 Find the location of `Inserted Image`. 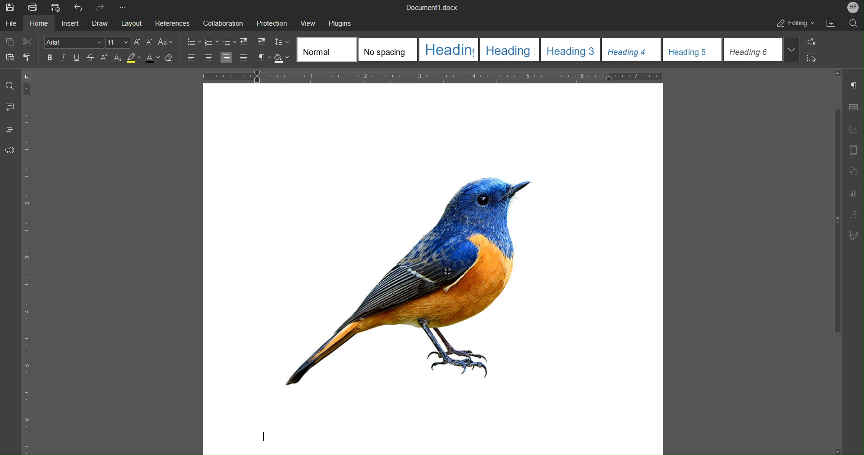

Inserted Image is located at coordinates (439, 278).